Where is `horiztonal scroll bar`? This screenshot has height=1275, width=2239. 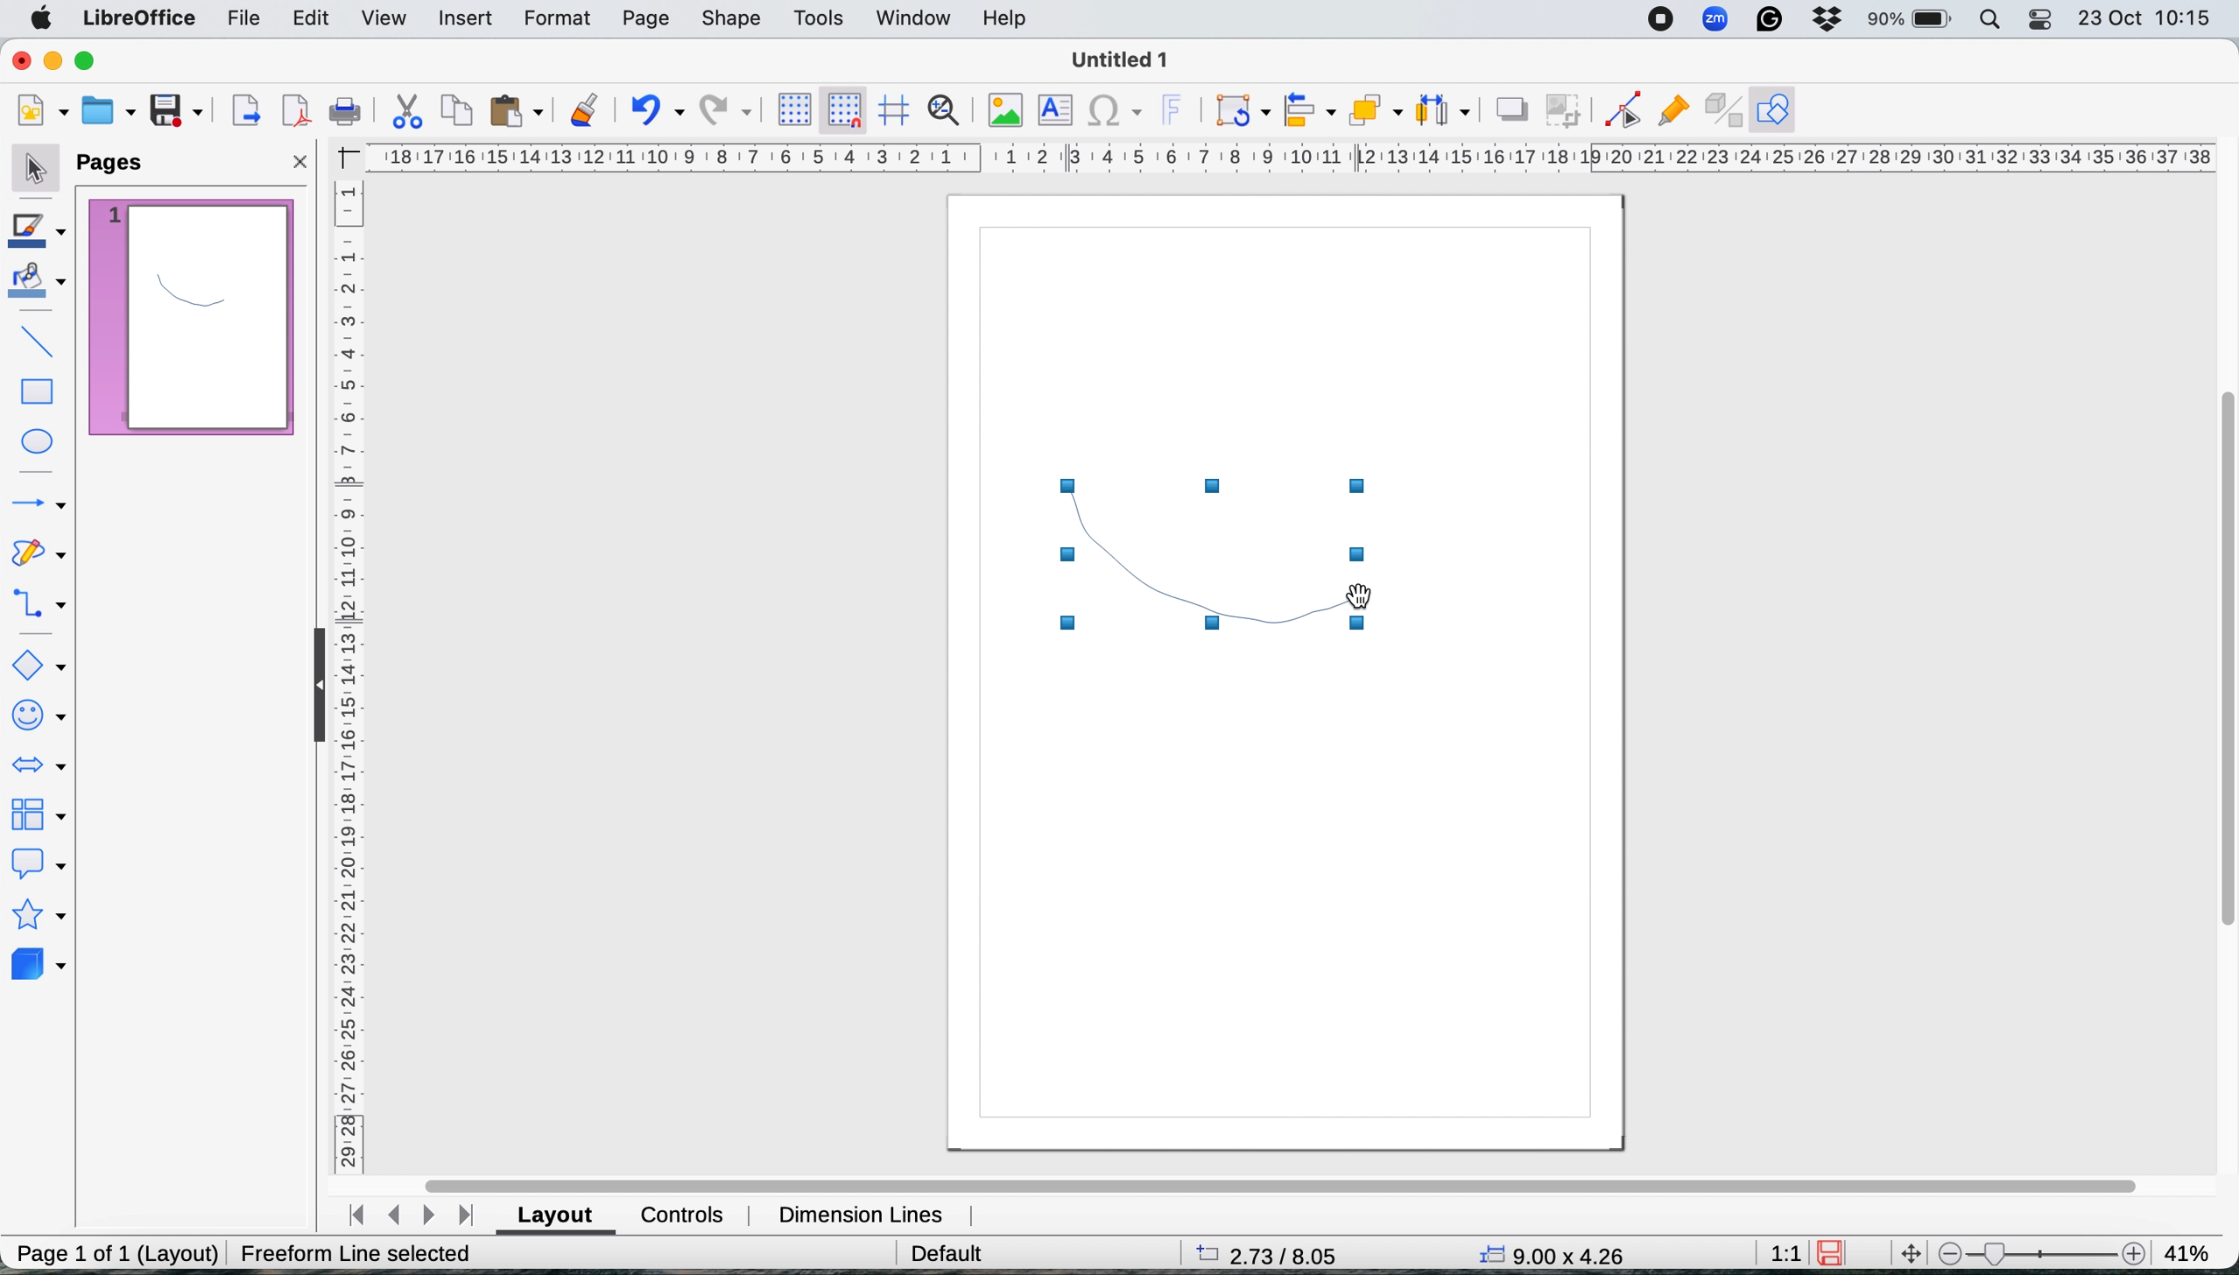 horiztonal scroll bar is located at coordinates (1271, 1178).